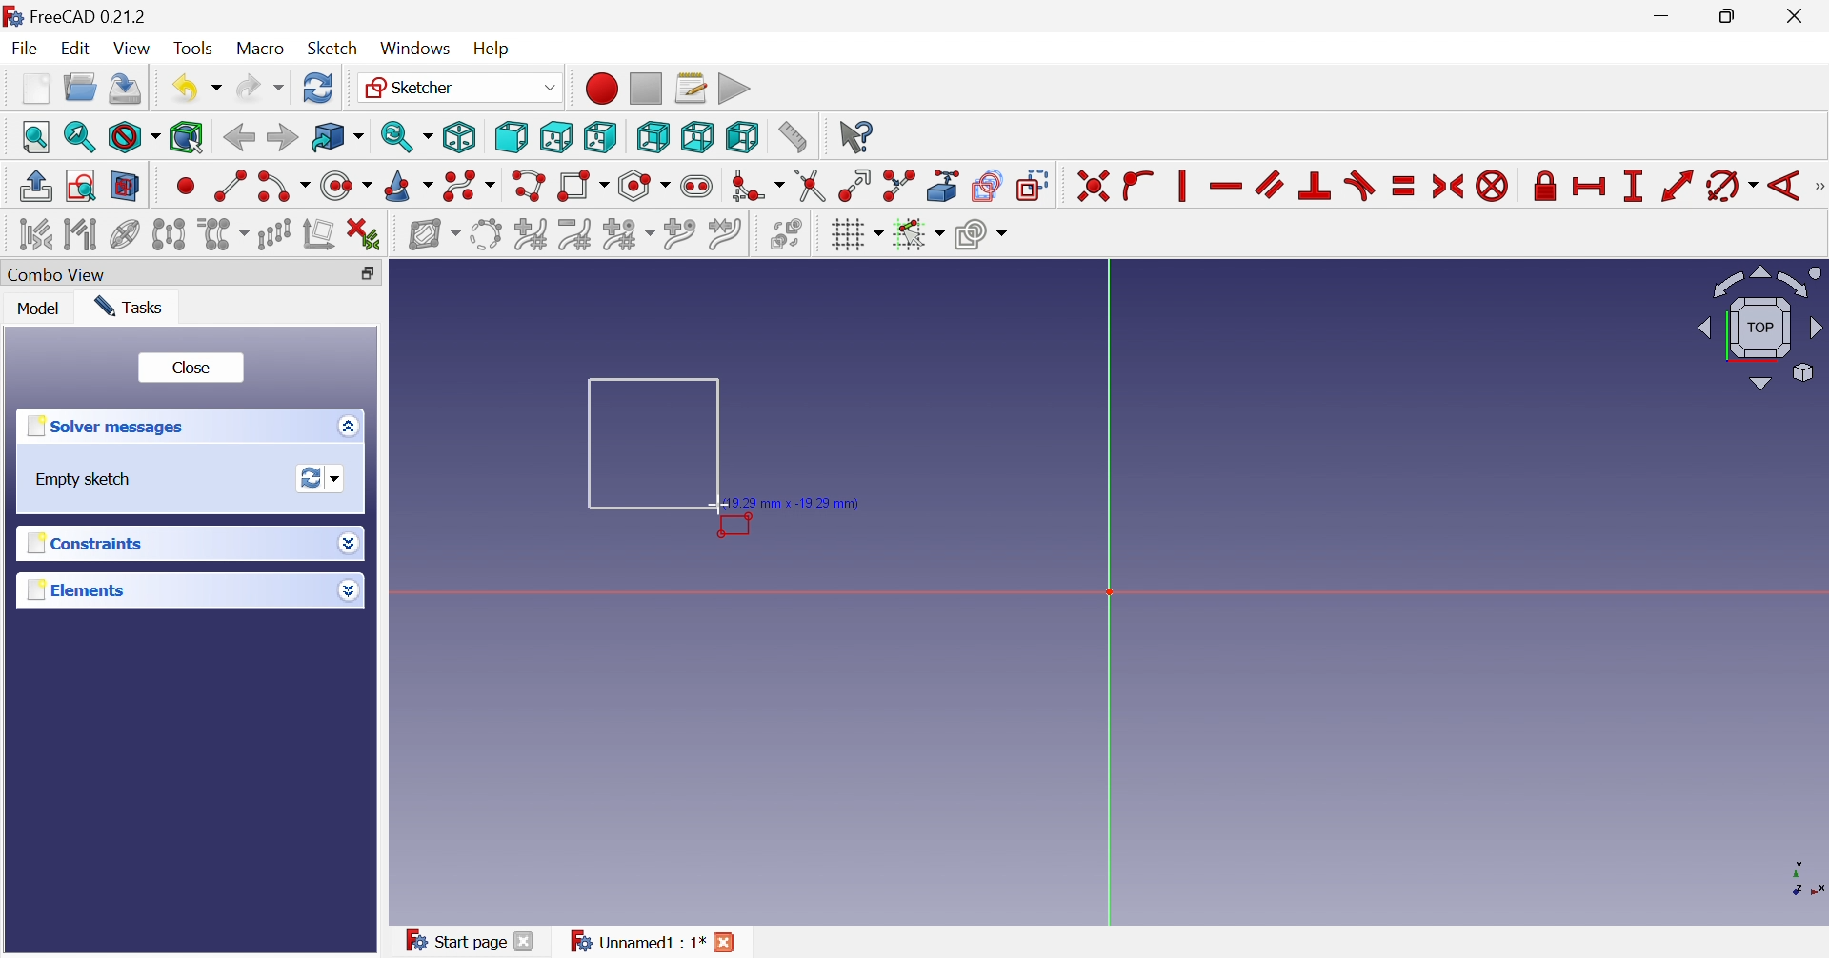 The image size is (1829, 958). I want to click on Close, so click(1799, 17).